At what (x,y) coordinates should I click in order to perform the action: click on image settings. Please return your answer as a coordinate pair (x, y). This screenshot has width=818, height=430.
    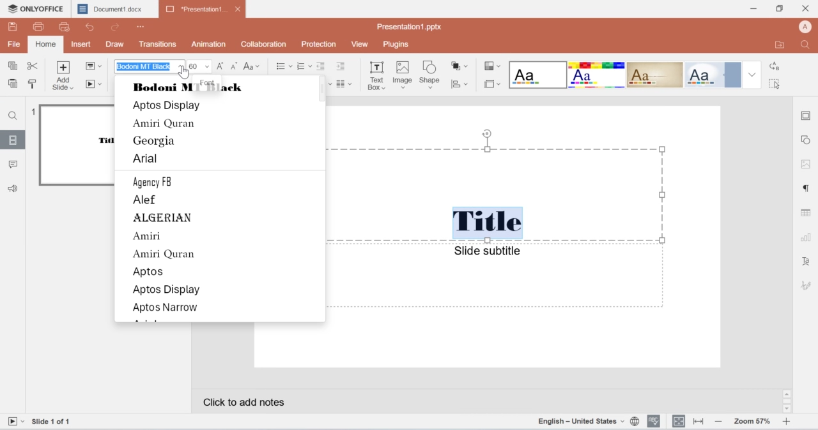
    Looking at the image, I should click on (804, 163).